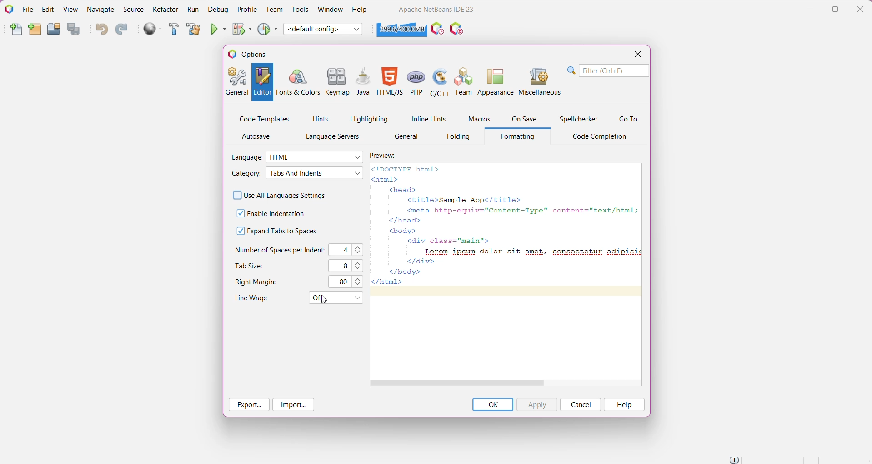  What do you see at coordinates (217, 9) in the screenshot?
I see `Debug` at bounding box center [217, 9].